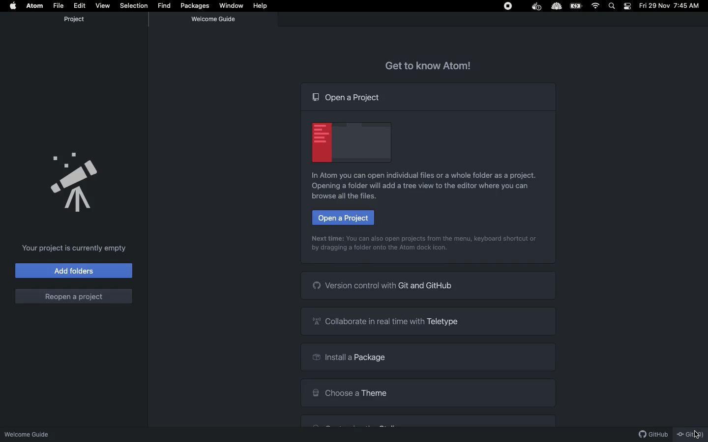 The width and height of the screenshot is (708, 442). What do you see at coordinates (134, 4) in the screenshot?
I see `Selection` at bounding box center [134, 4].